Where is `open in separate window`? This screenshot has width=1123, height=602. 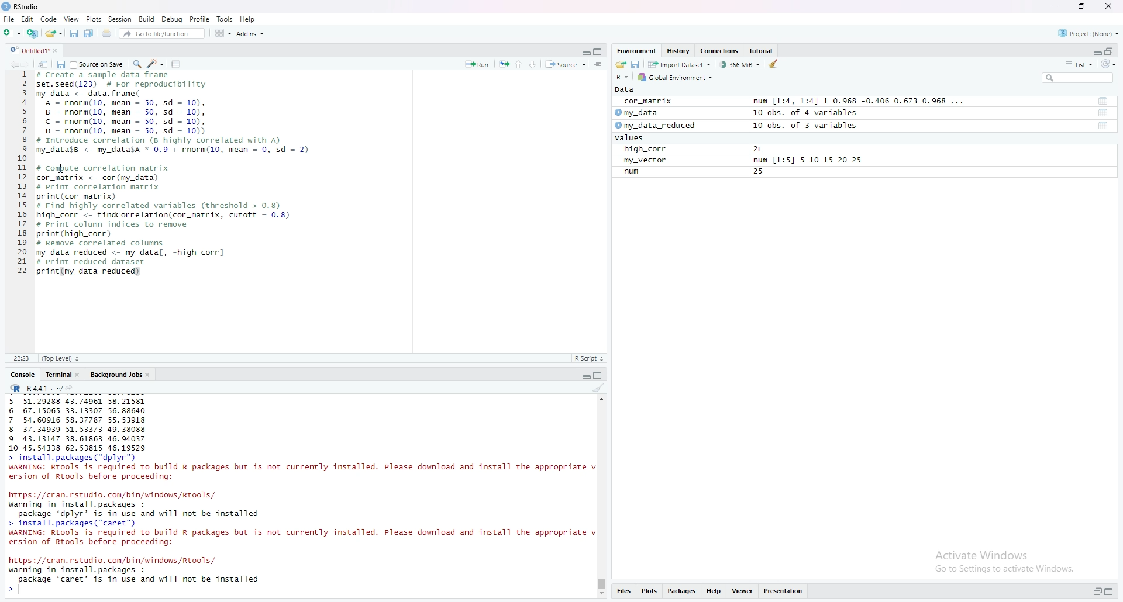
open in separate window is located at coordinates (1096, 591).